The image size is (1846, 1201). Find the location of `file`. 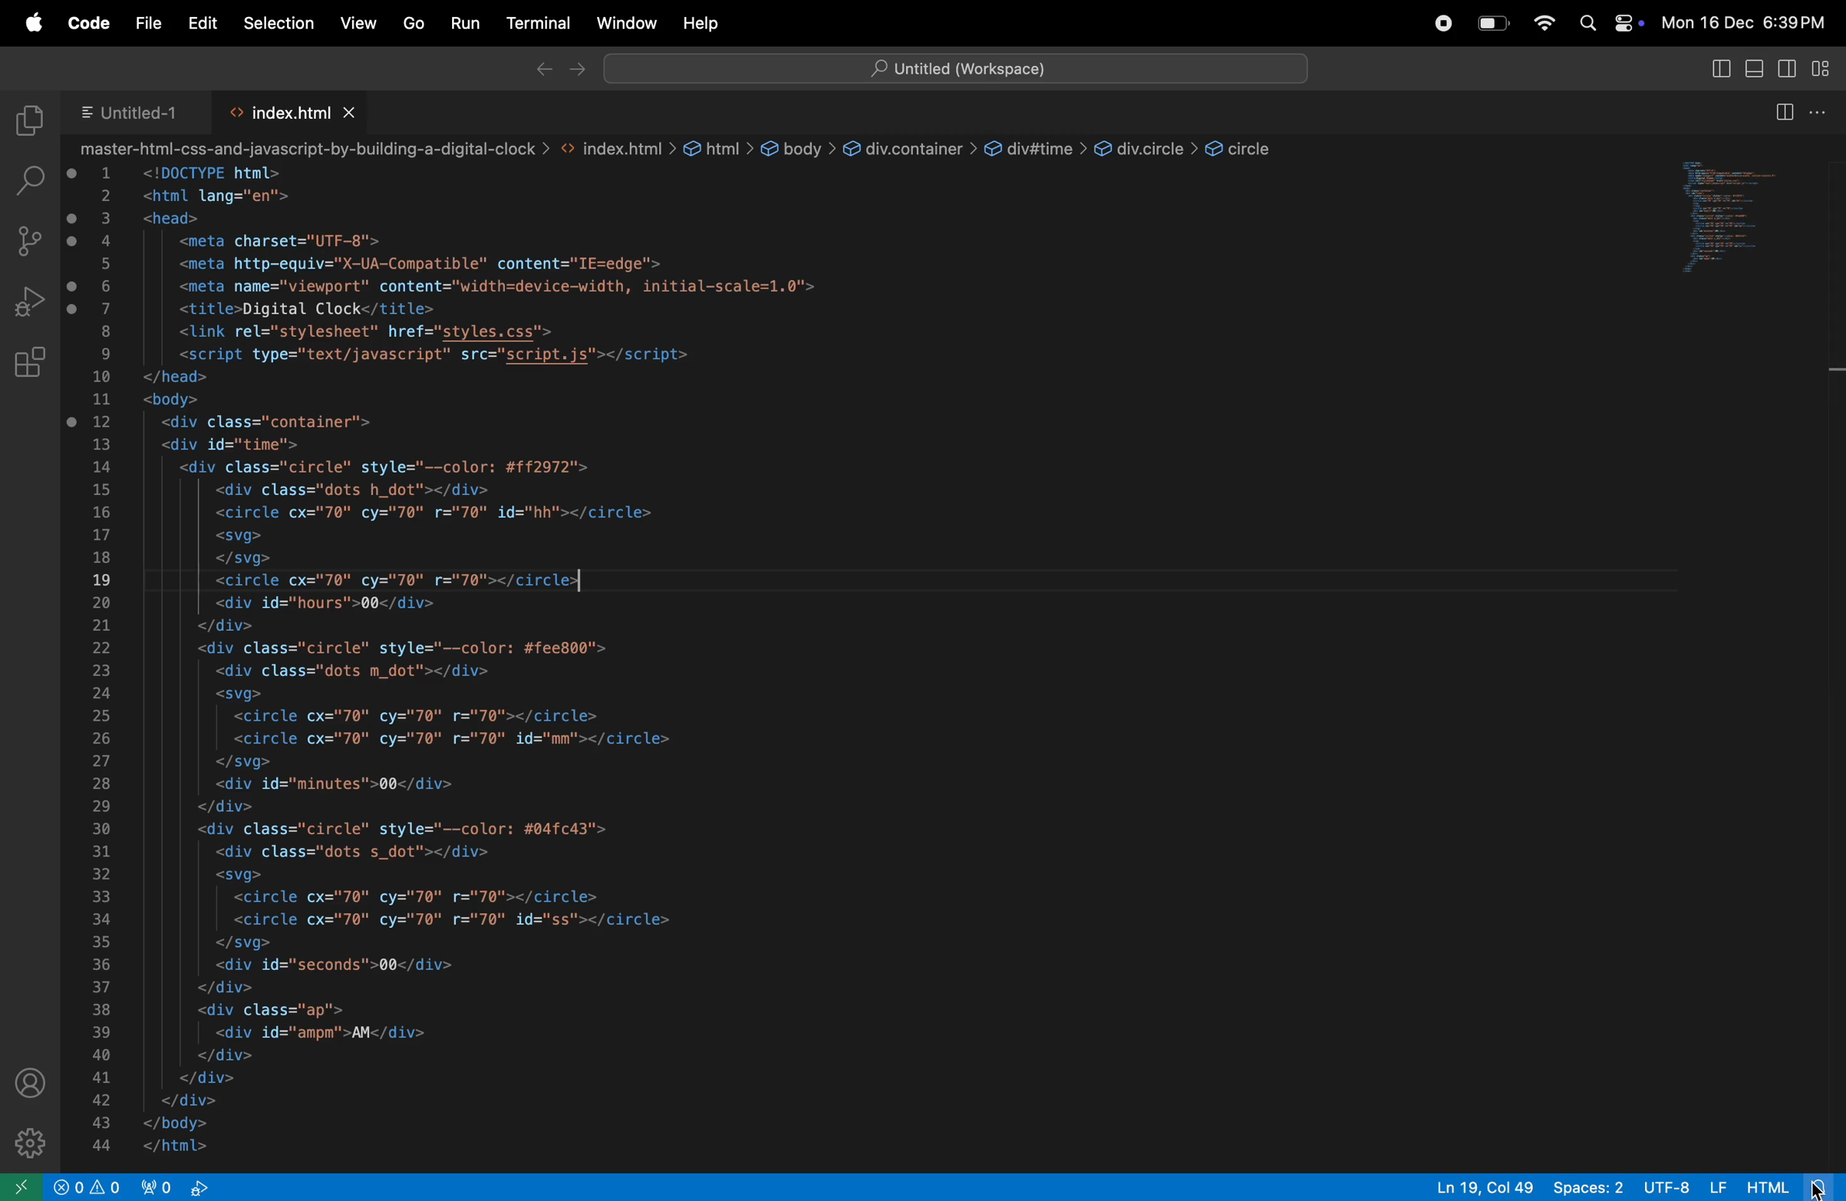

file is located at coordinates (146, 22).